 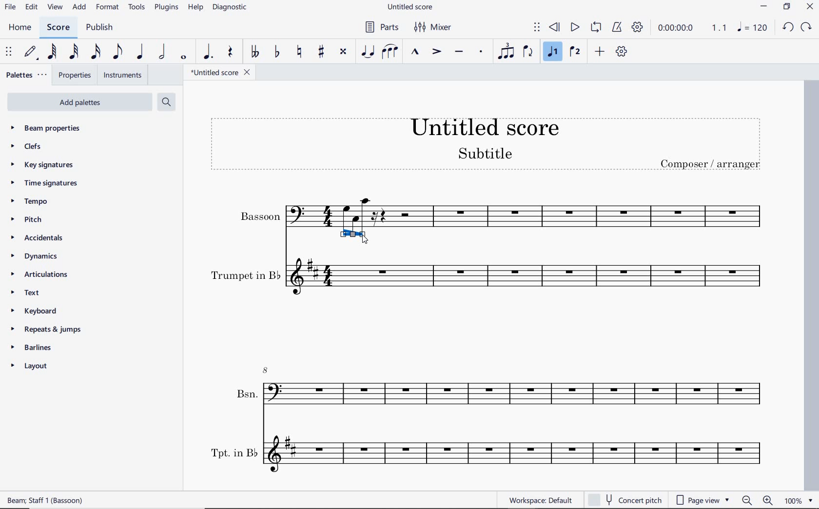 I want to click on flip direction, so click(x=528, y=52).